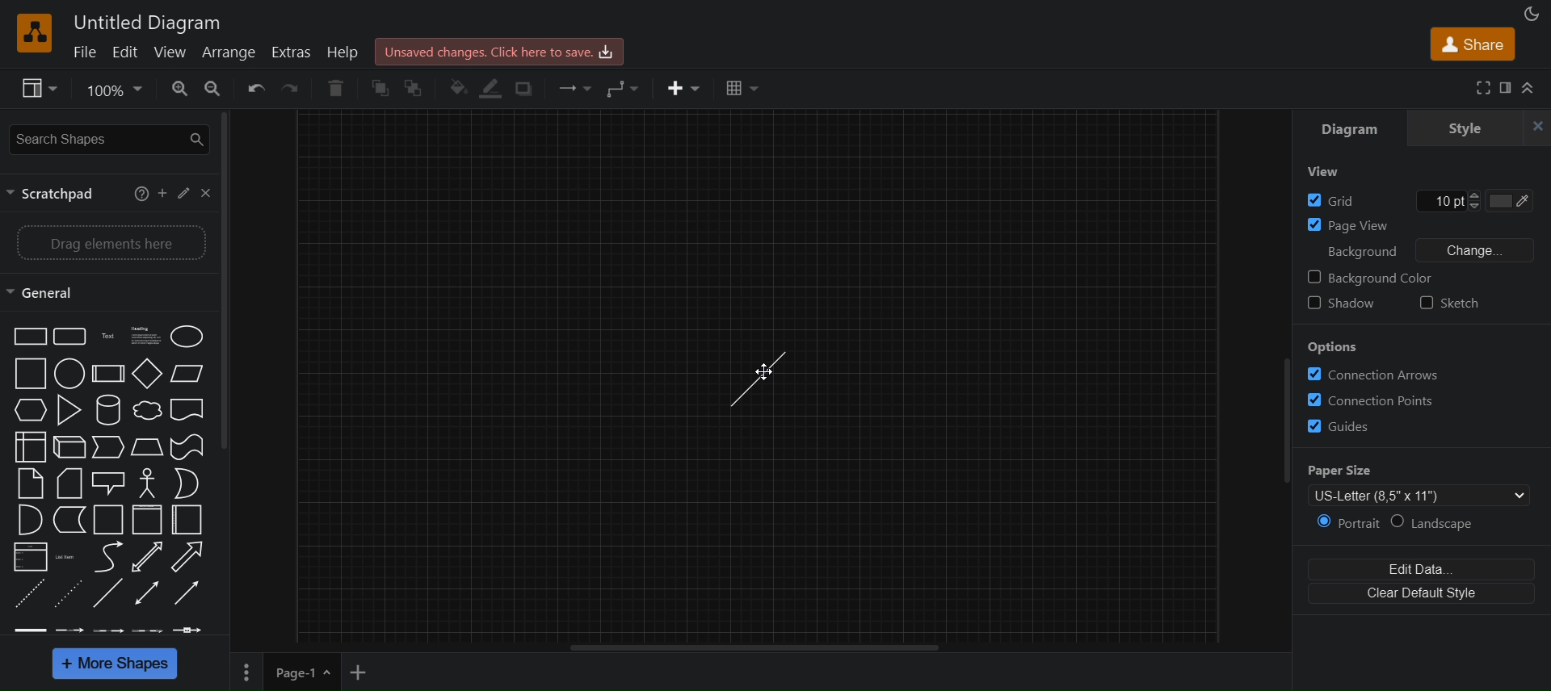 Image resolution: width=1551 pixels, height=691 pixels. Describe the element at coordinates (68, 446) in the screenshot. I see `Cube` at that location.